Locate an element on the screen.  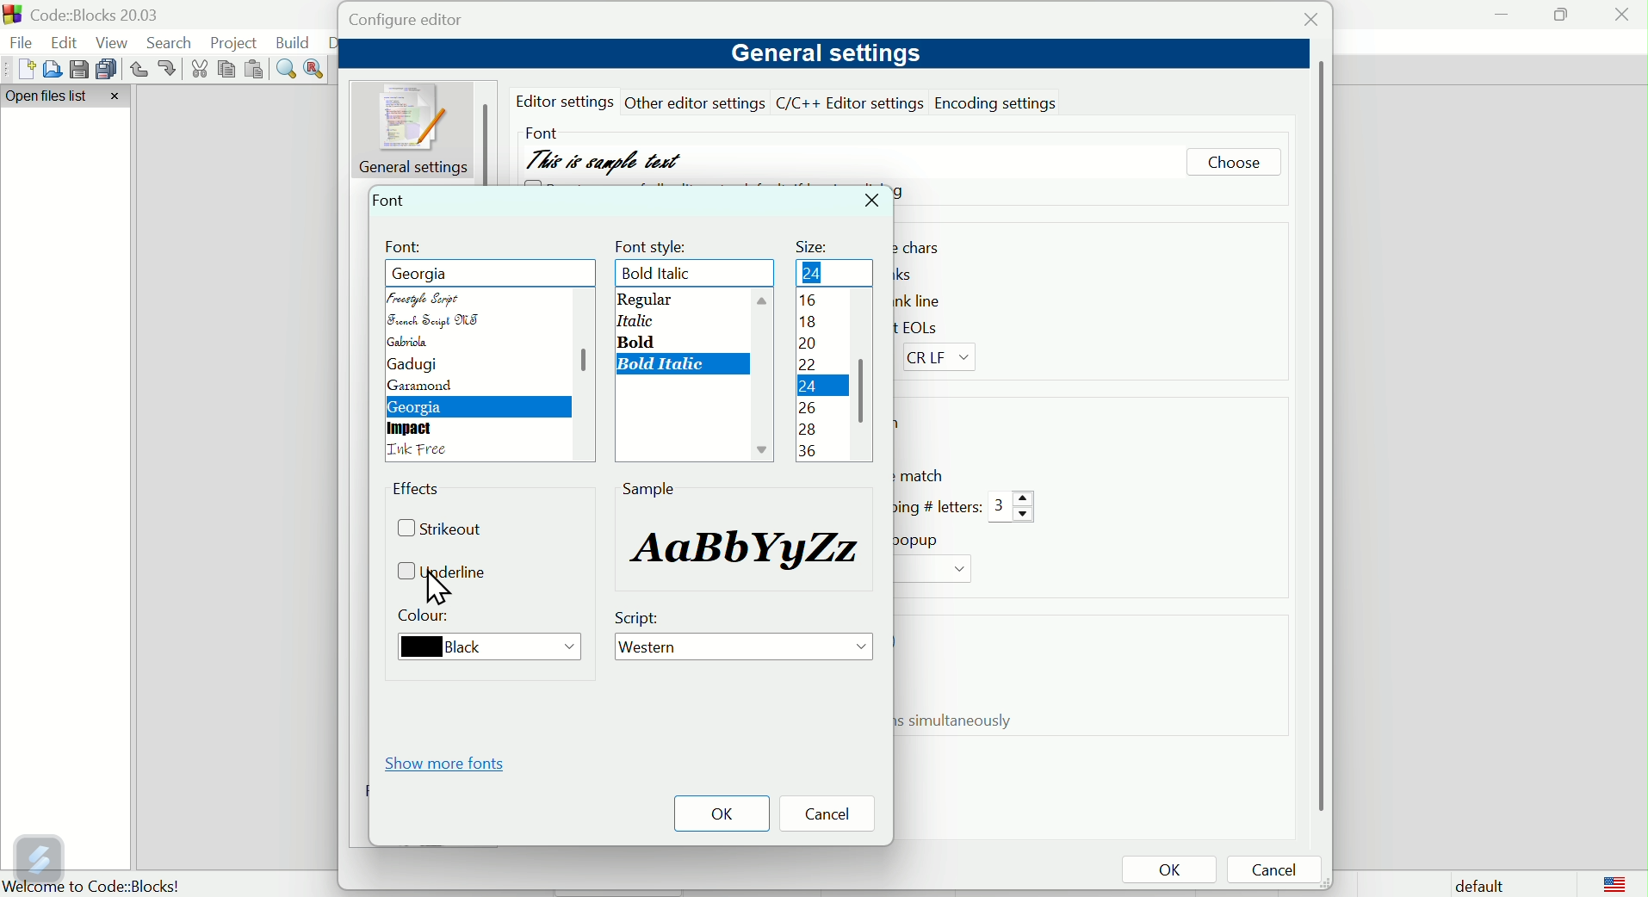
OK is located at coordinates (722, 813).